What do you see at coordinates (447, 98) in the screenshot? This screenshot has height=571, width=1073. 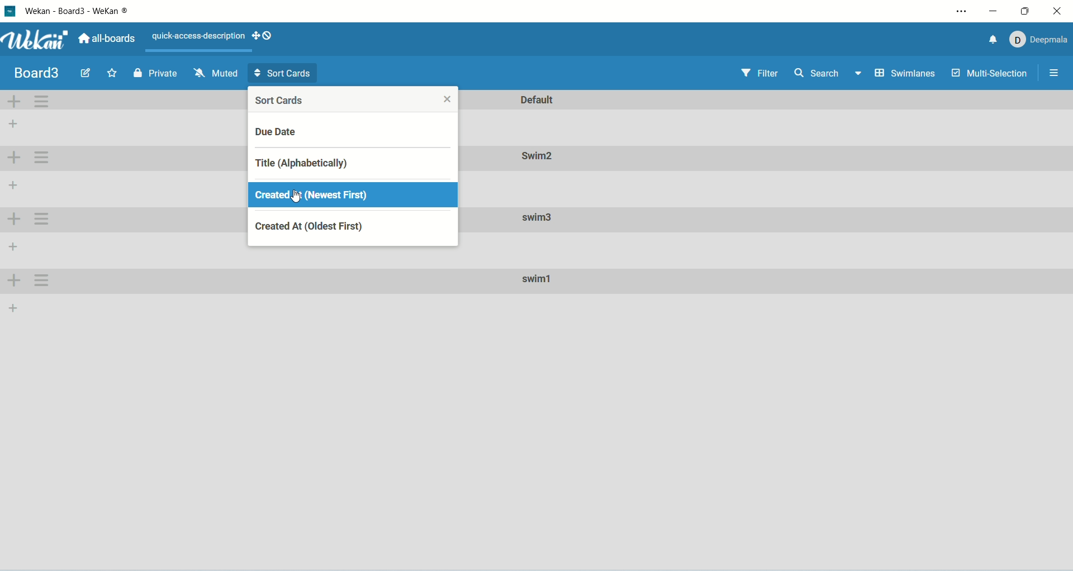 I see `close` at bounding box center [447, 98].